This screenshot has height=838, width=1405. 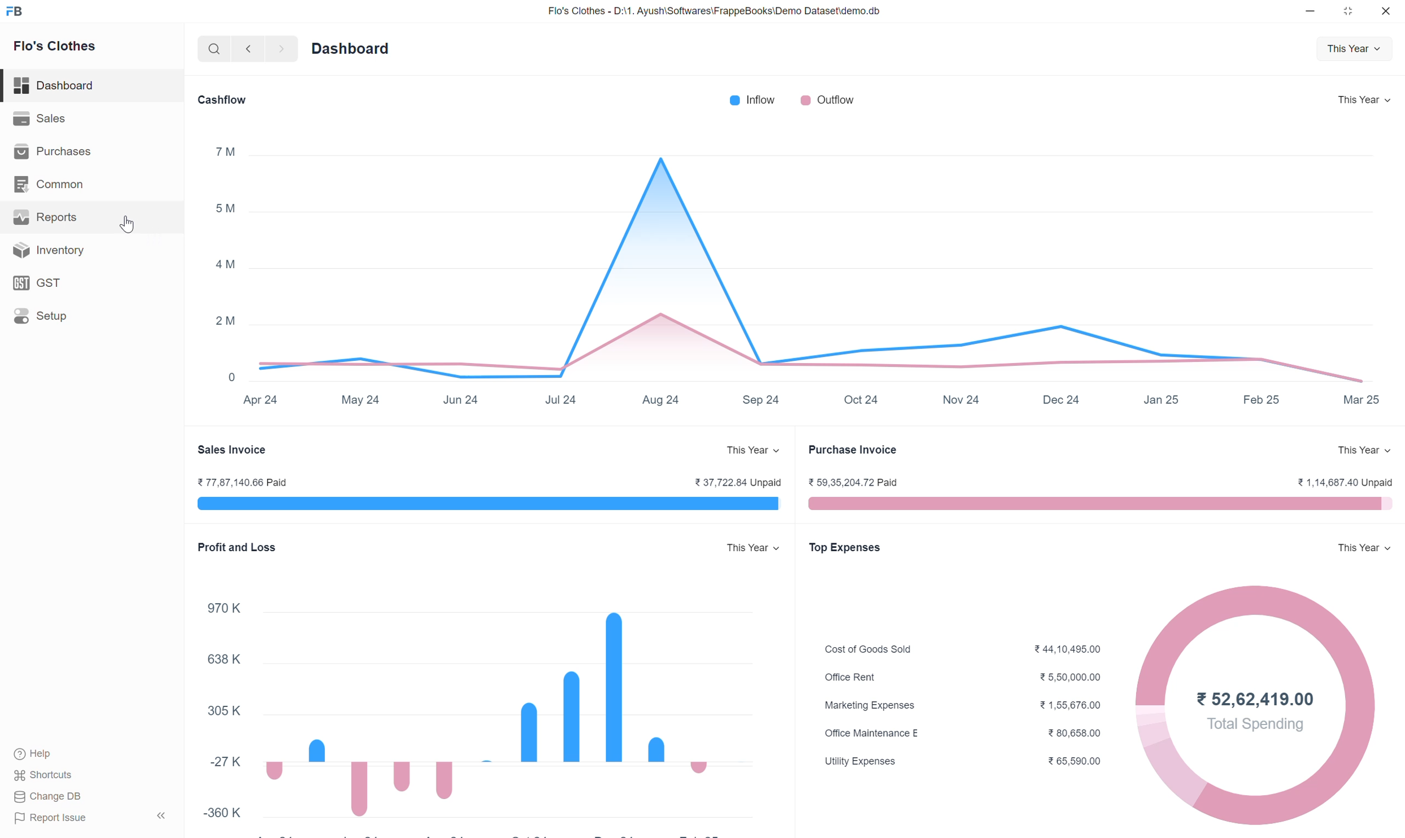 I want to click on Inflow, so click(x=756, y=100).